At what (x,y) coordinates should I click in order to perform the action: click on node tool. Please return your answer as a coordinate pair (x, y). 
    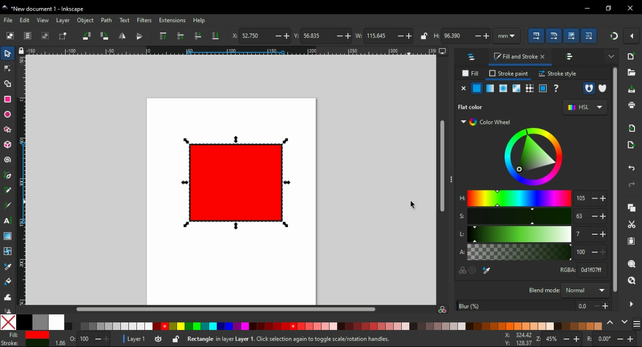
    Looking at the image, I should click on (8, 68).